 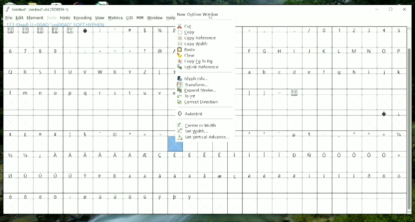 I want to click on Symbols, so click(x=325, y=134).